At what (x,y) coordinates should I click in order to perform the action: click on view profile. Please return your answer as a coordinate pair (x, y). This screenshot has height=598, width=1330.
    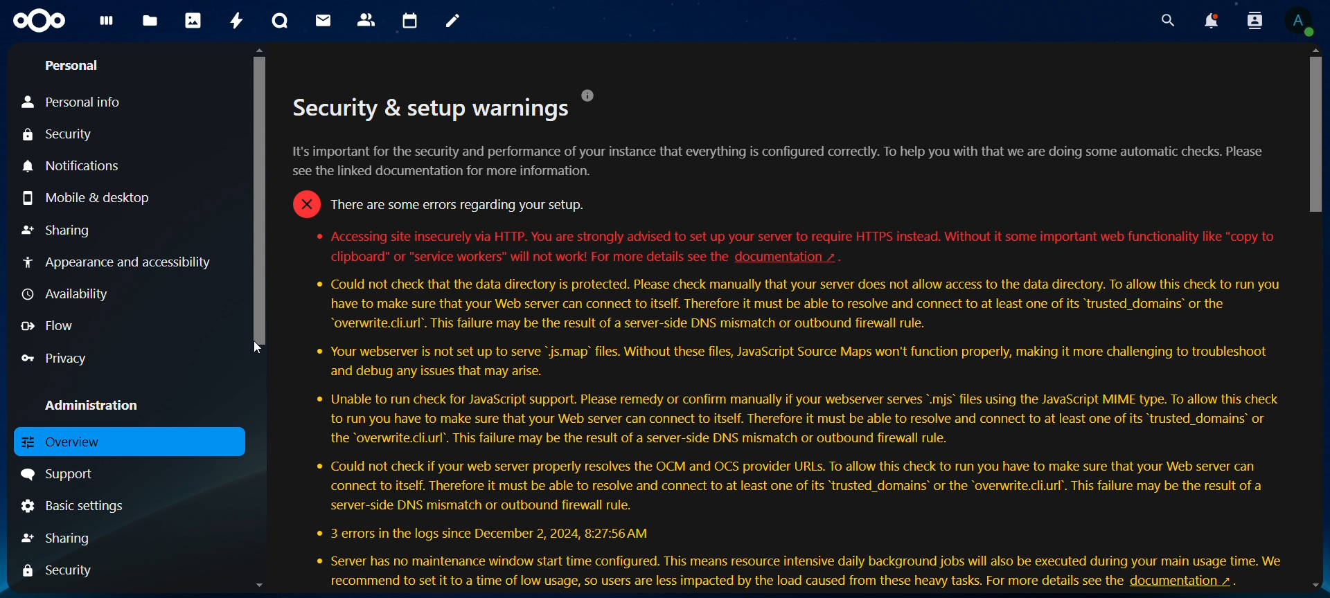
    Looking at the image, I should click on (1299, 21).